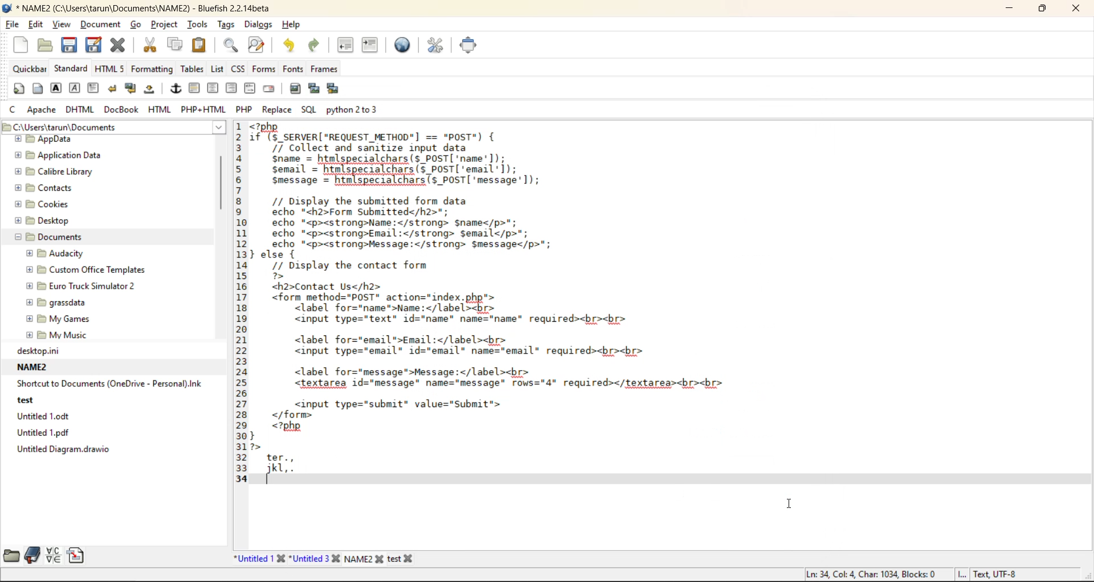 Image resolution: width=1094 pixels, height=582 pixels. I want to click on vertical scroll bar, so click(222, 190).